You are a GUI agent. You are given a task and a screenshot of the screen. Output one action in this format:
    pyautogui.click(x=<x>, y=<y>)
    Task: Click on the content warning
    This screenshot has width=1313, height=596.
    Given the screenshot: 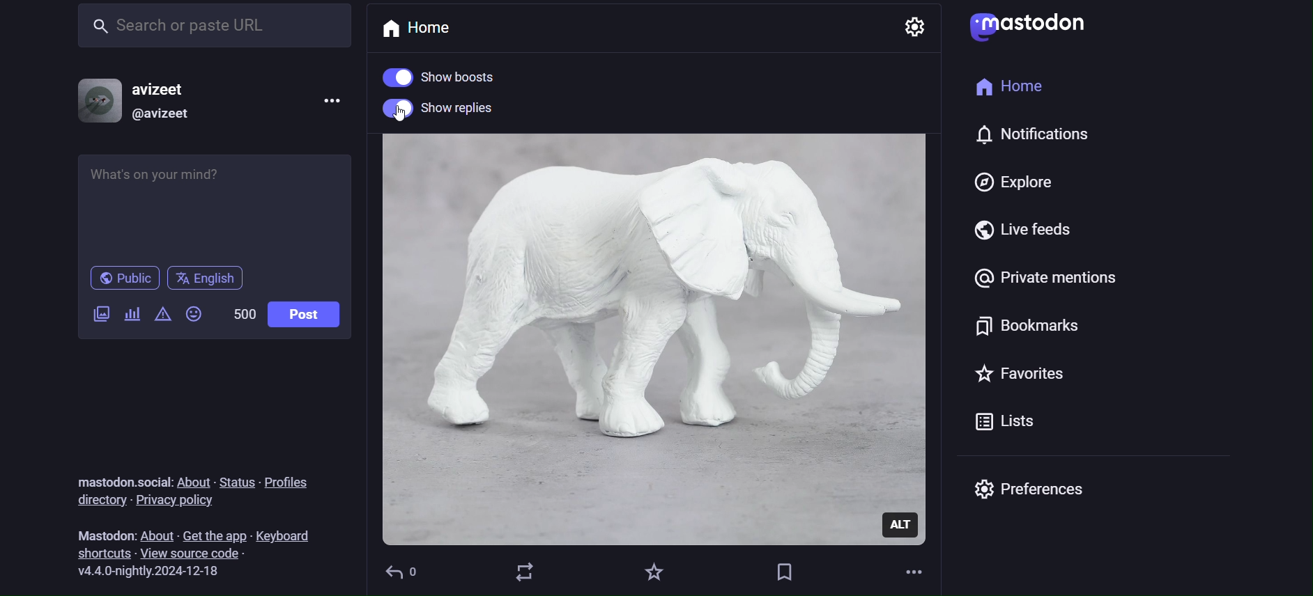 What is the action you would take?
    pyautogui.click(x=162, y=316)
    